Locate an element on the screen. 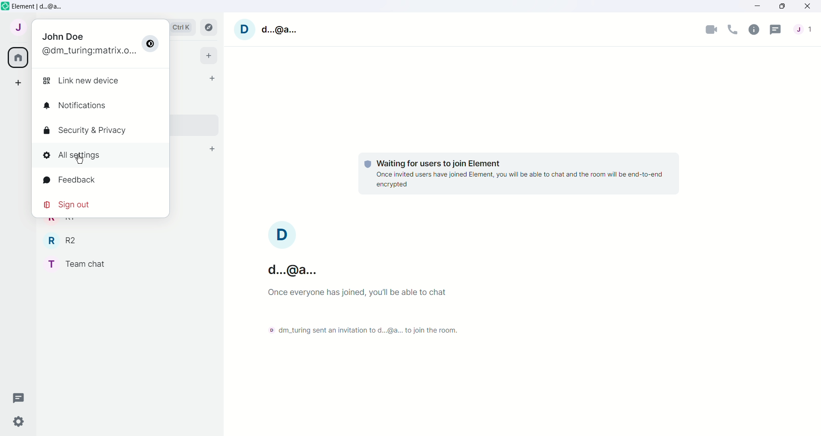 This screenshot has width=821, height=436. Element | d...@a... is located at coordinates (39, 7).